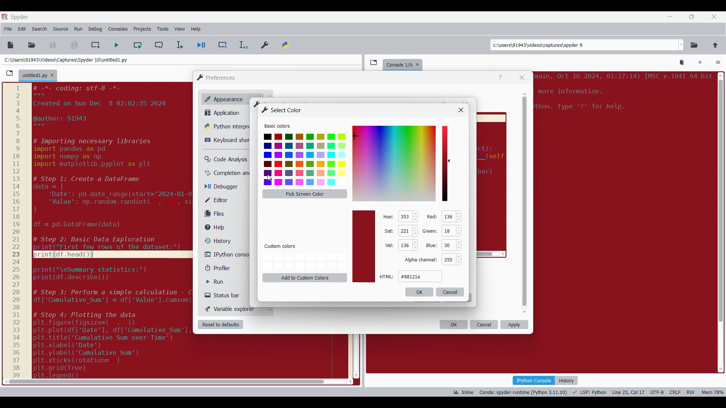  What do you see at coordinates (230, 309) in the screenshot?
I see `Variable explorer` at bounding box center [230, 309].